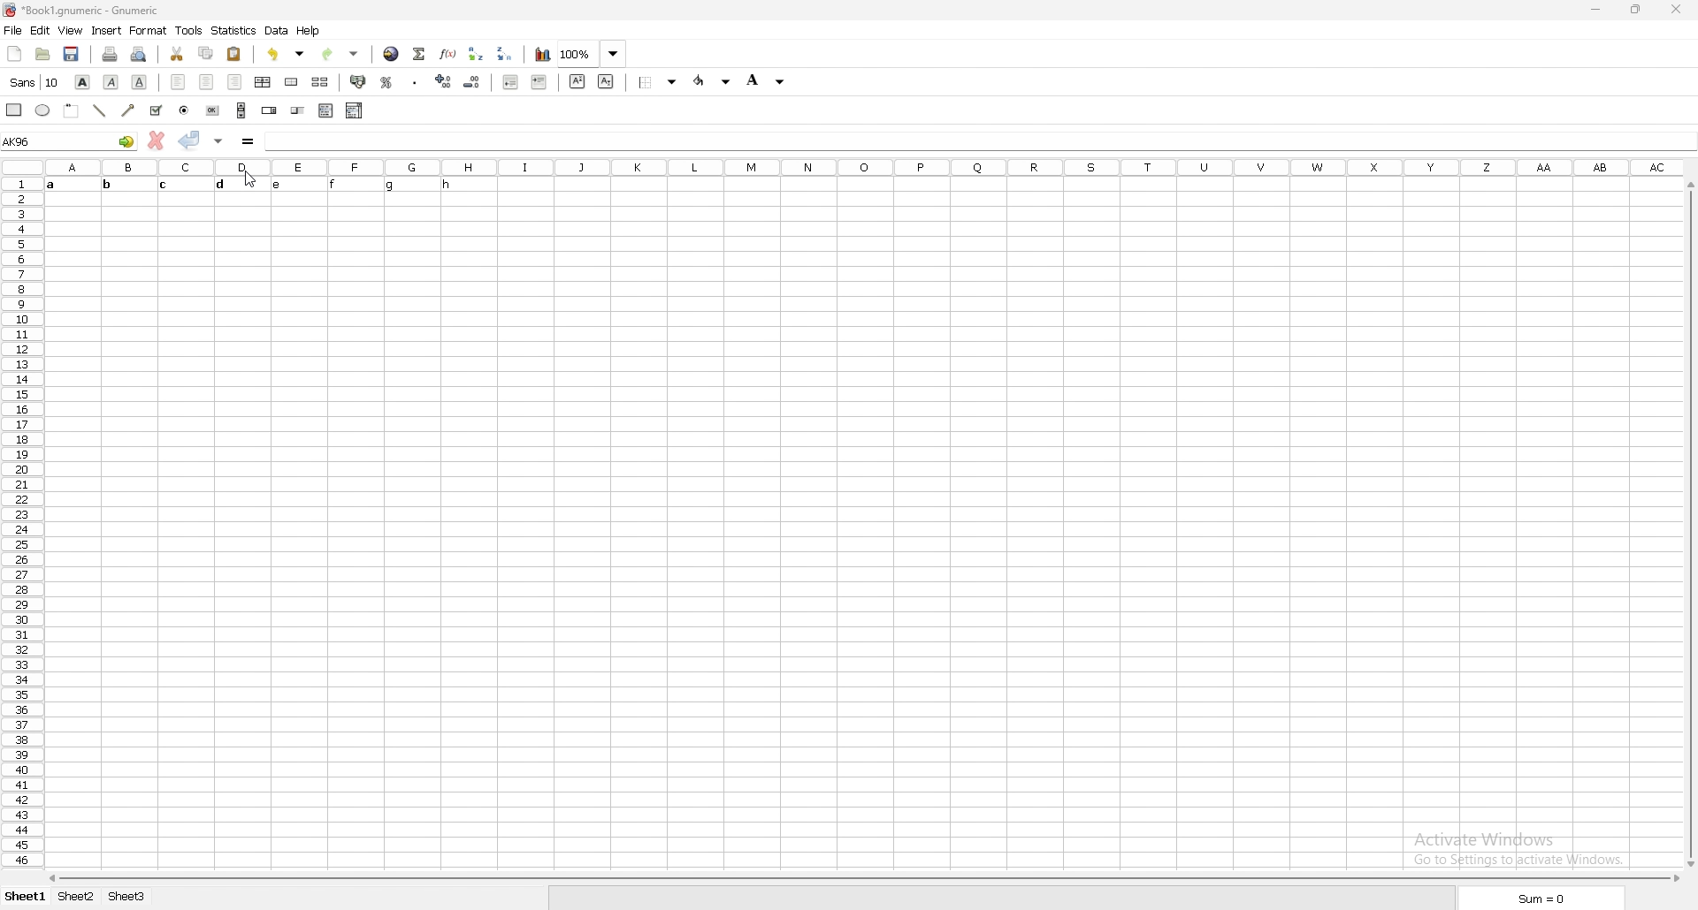  What do you see at coordinates (387, 82) in the screenshot?
I see `percentage` at bounding box center [387, 82].